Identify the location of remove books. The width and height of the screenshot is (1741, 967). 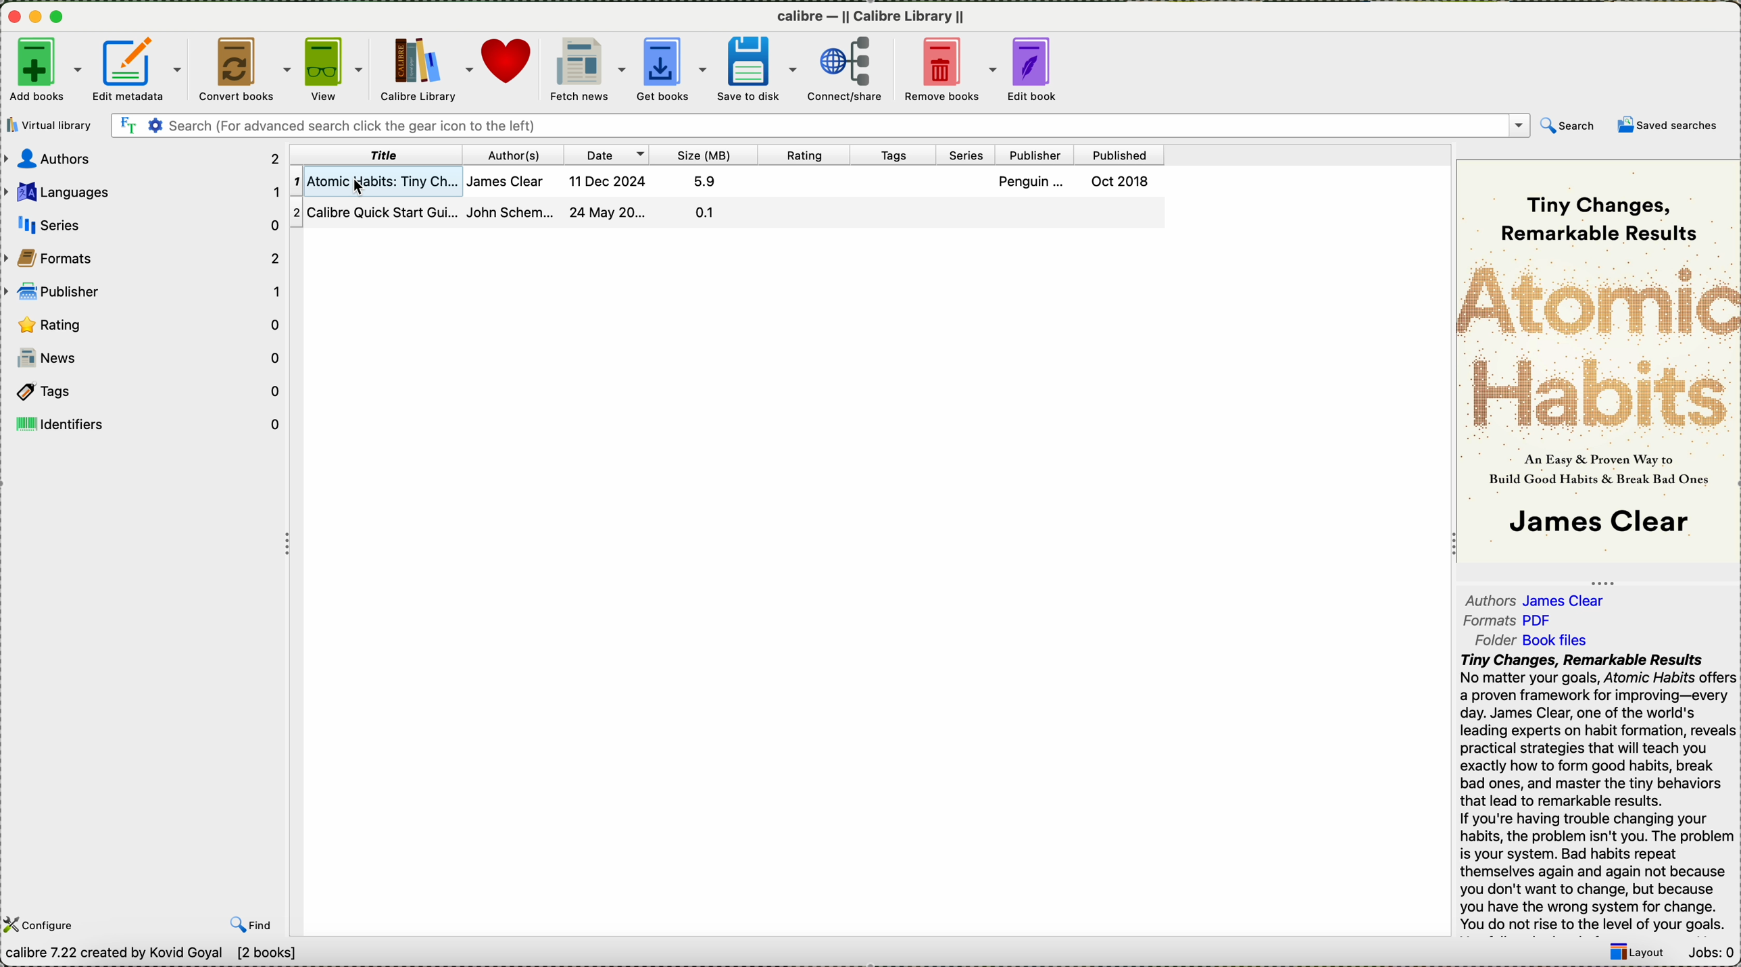
(951, 72).